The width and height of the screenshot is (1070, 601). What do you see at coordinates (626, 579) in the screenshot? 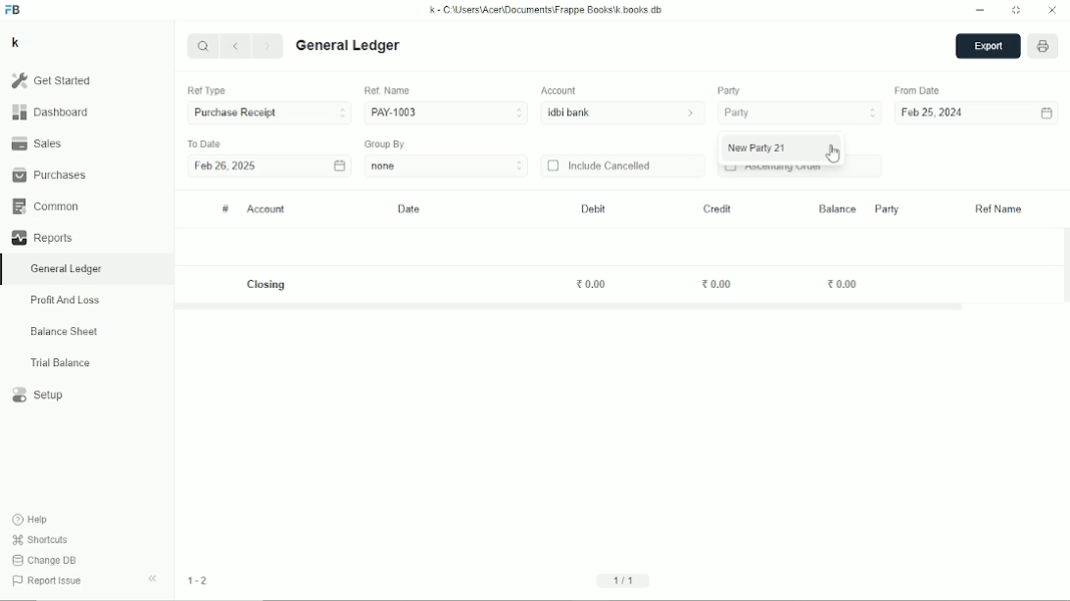
I see `1/1` at bounding box center [626, 579].